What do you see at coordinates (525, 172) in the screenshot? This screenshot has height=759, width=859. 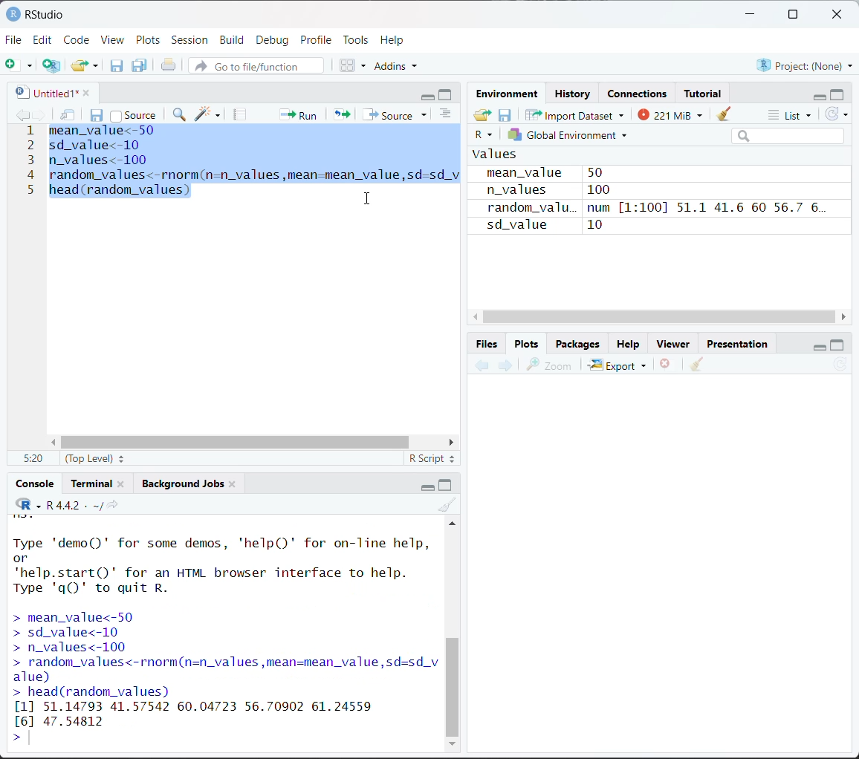 I see `mean_value` at bounding box center [525, 172].